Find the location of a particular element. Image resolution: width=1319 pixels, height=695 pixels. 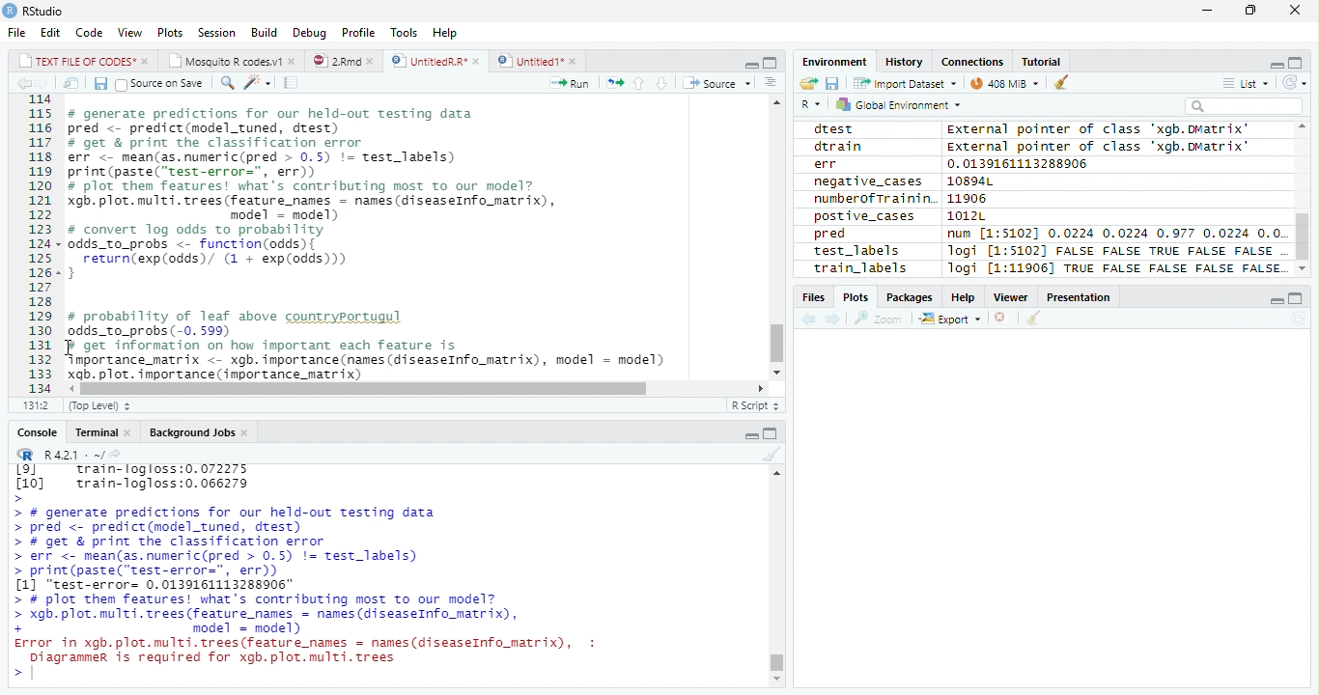

Global environment is located at coordinates (898, 105).